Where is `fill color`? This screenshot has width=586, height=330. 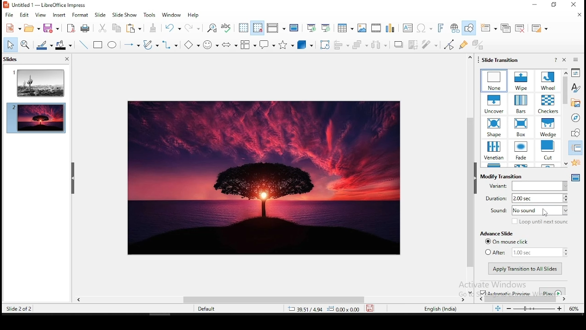
fill color is located at coordinates (65, 44).